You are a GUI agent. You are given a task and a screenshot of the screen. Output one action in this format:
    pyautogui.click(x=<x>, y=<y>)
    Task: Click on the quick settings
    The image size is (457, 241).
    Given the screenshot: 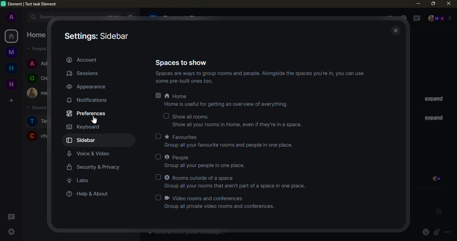 What is the action you would take?
    pyautogui.click(x=11, y=232)
    